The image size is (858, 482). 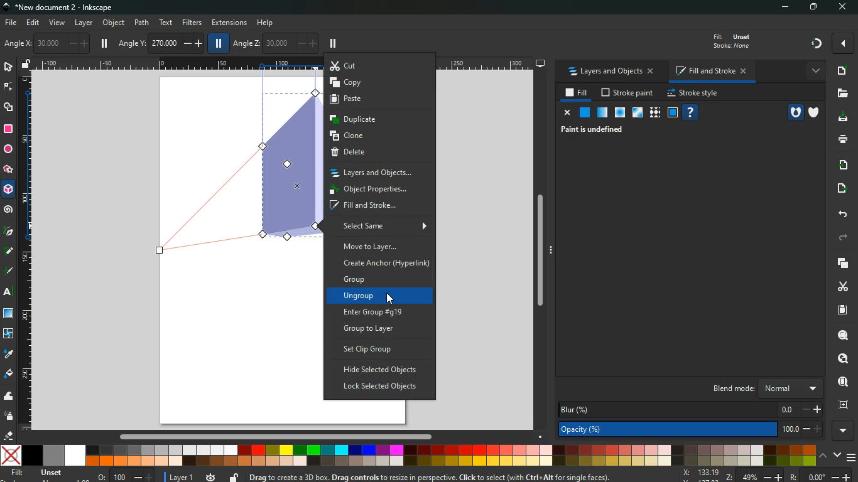 I want to click on select same, so click(x=383, y=227).